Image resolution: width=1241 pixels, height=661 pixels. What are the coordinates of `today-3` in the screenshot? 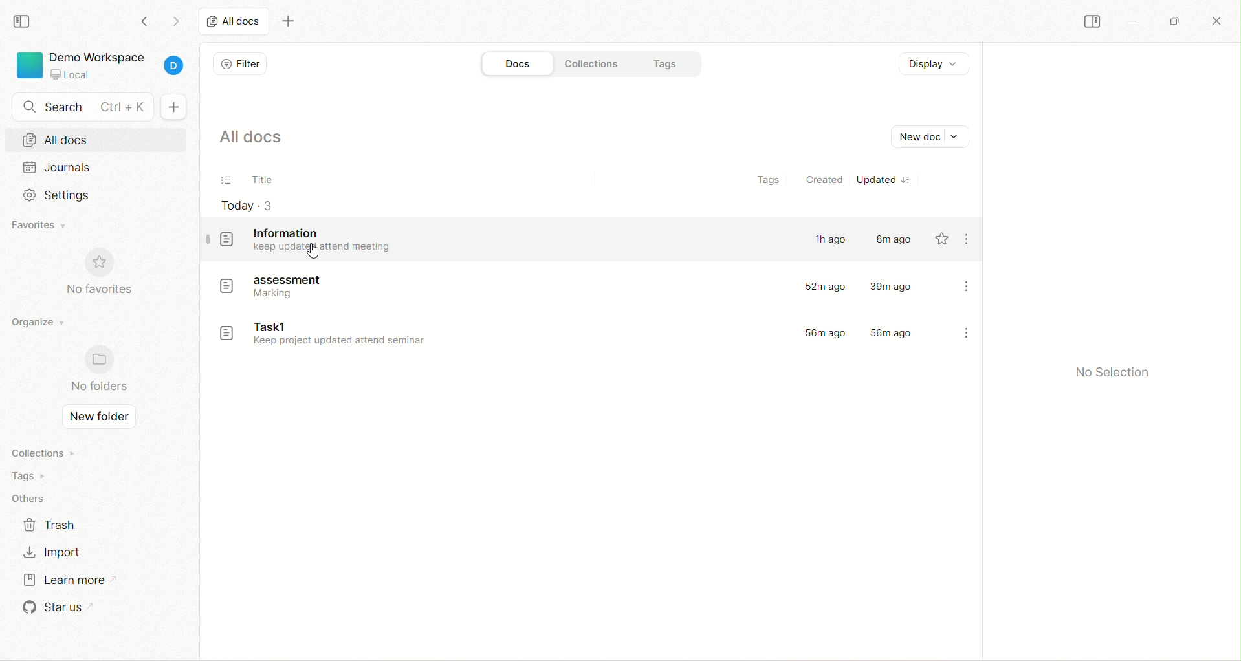 It's located at (255, 204).